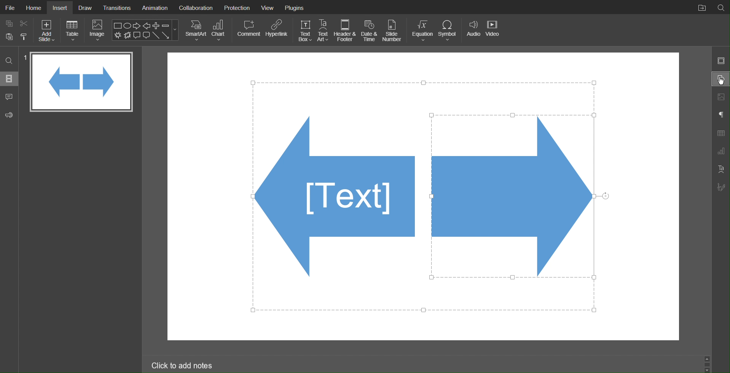 Image resolution: width=730 pixels, height=373 pixels. What do you see at coordinates (708, 369) in the screenshot?
I see `down` at bounding box center [708, 369].